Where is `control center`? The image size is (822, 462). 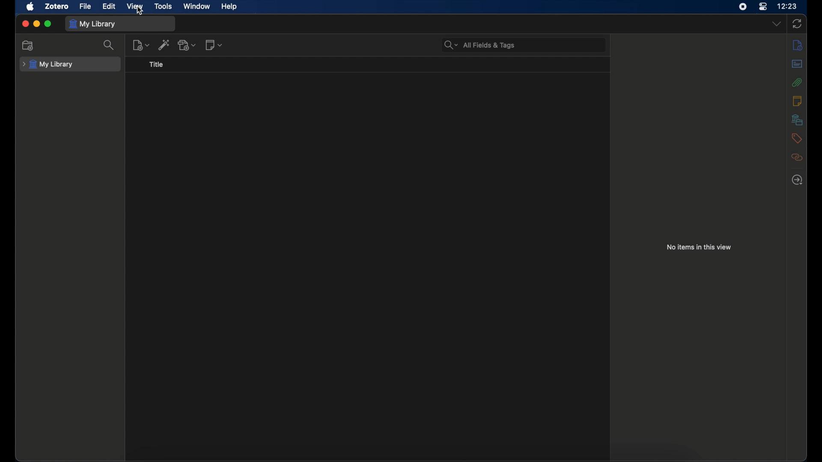 control center is located at coordinates (762, 7).